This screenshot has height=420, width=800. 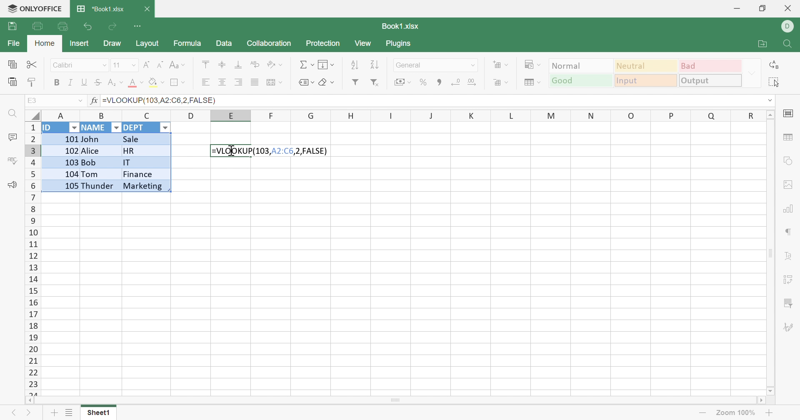 What do you see at coordinates (99, 163) in the screenshot?
I see `Bob` at bounding box center [99, 163].